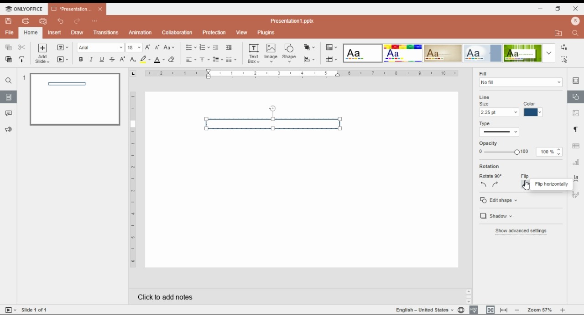  Describe the element at coordinates (148, 46) in the screenshot. I see `increment font size` at that location.